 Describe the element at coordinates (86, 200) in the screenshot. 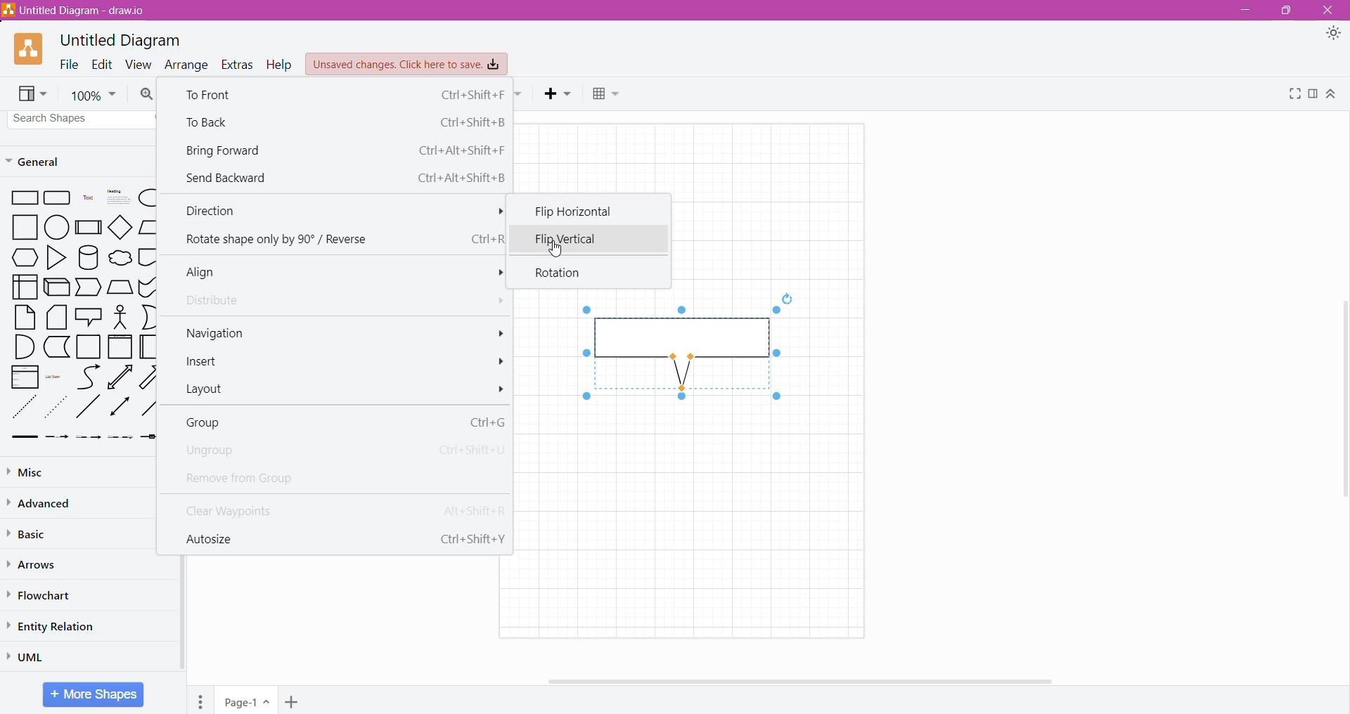

I see `Text (Label)` at that location.